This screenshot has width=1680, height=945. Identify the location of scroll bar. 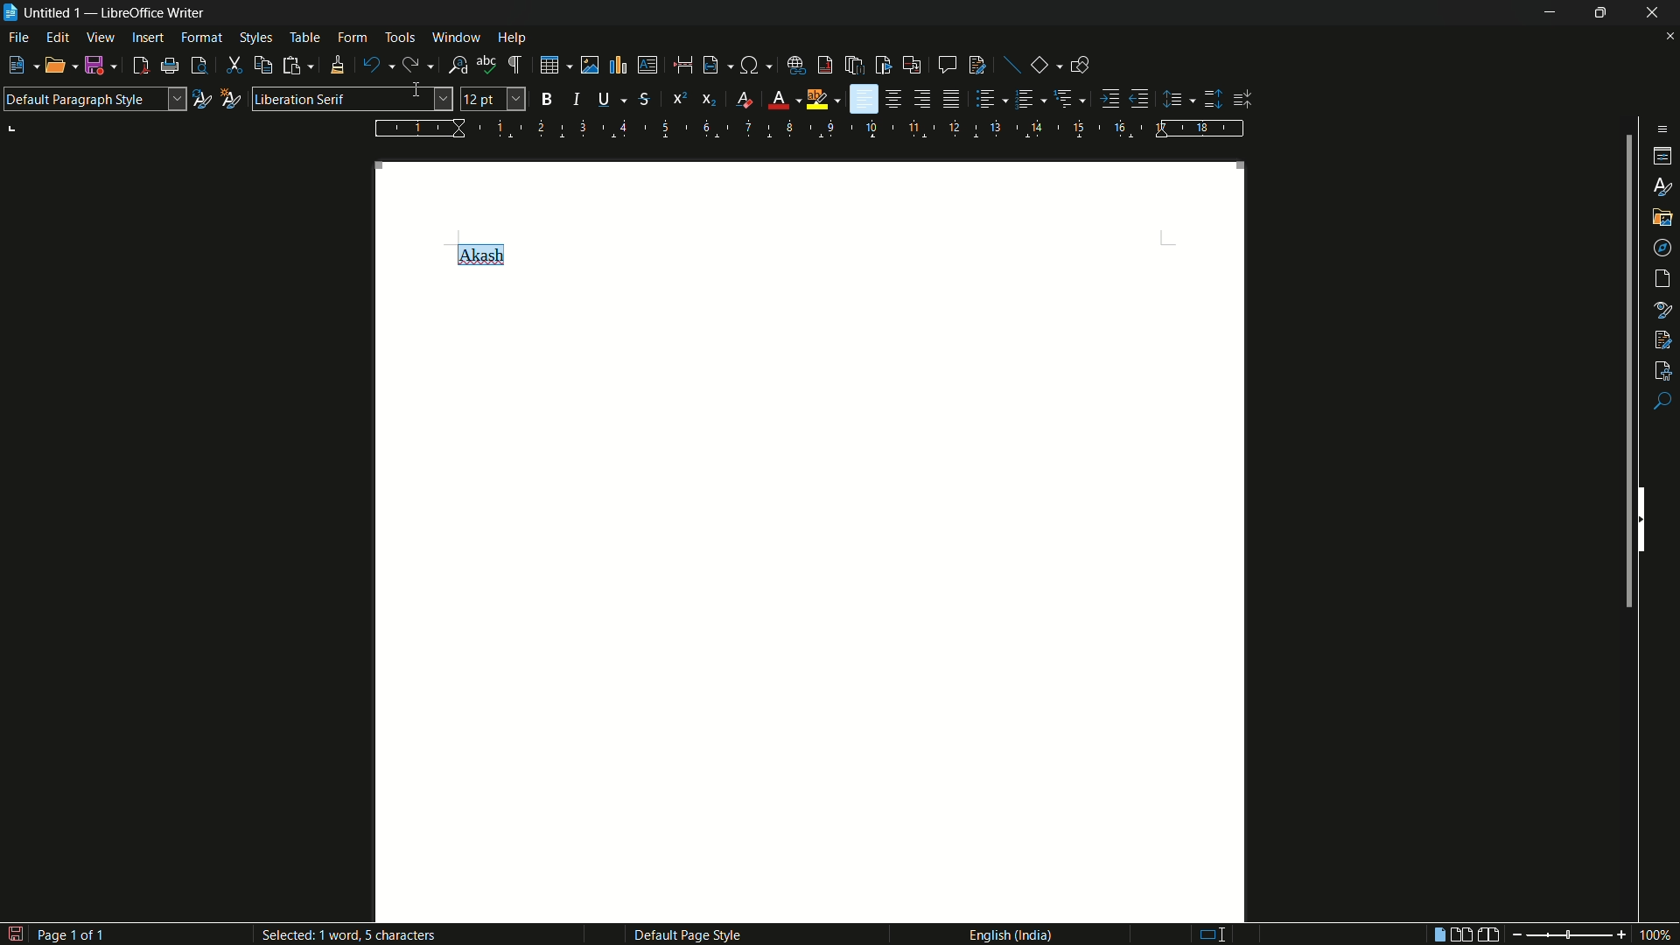
(1624, 375).